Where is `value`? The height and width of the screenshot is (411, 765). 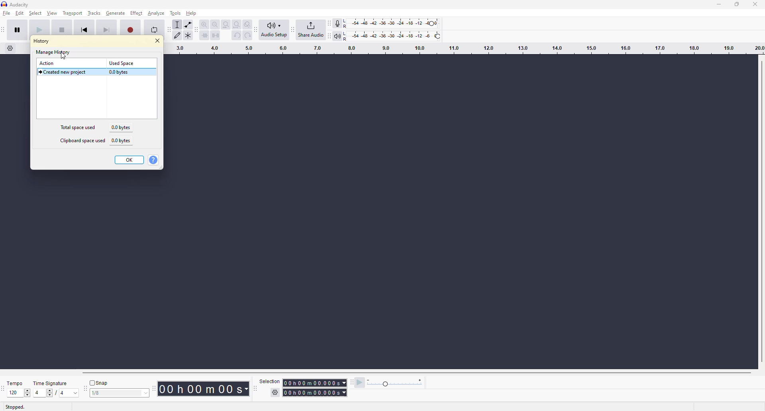 value is located at coordinates (118, 394).